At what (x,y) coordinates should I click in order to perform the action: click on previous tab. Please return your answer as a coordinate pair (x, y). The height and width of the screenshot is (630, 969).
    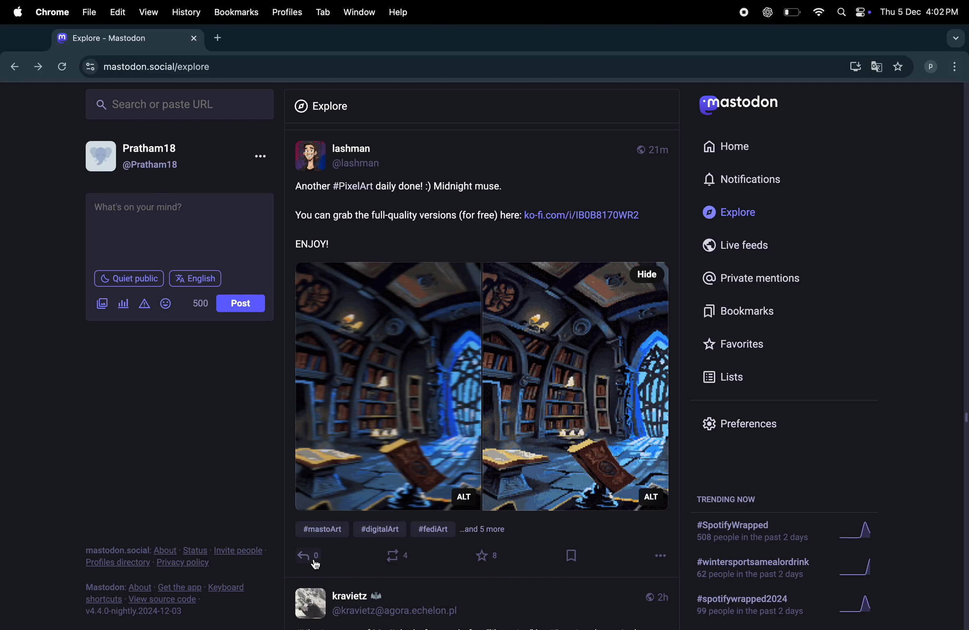
    Looking at the image, I should click on (12, 68).